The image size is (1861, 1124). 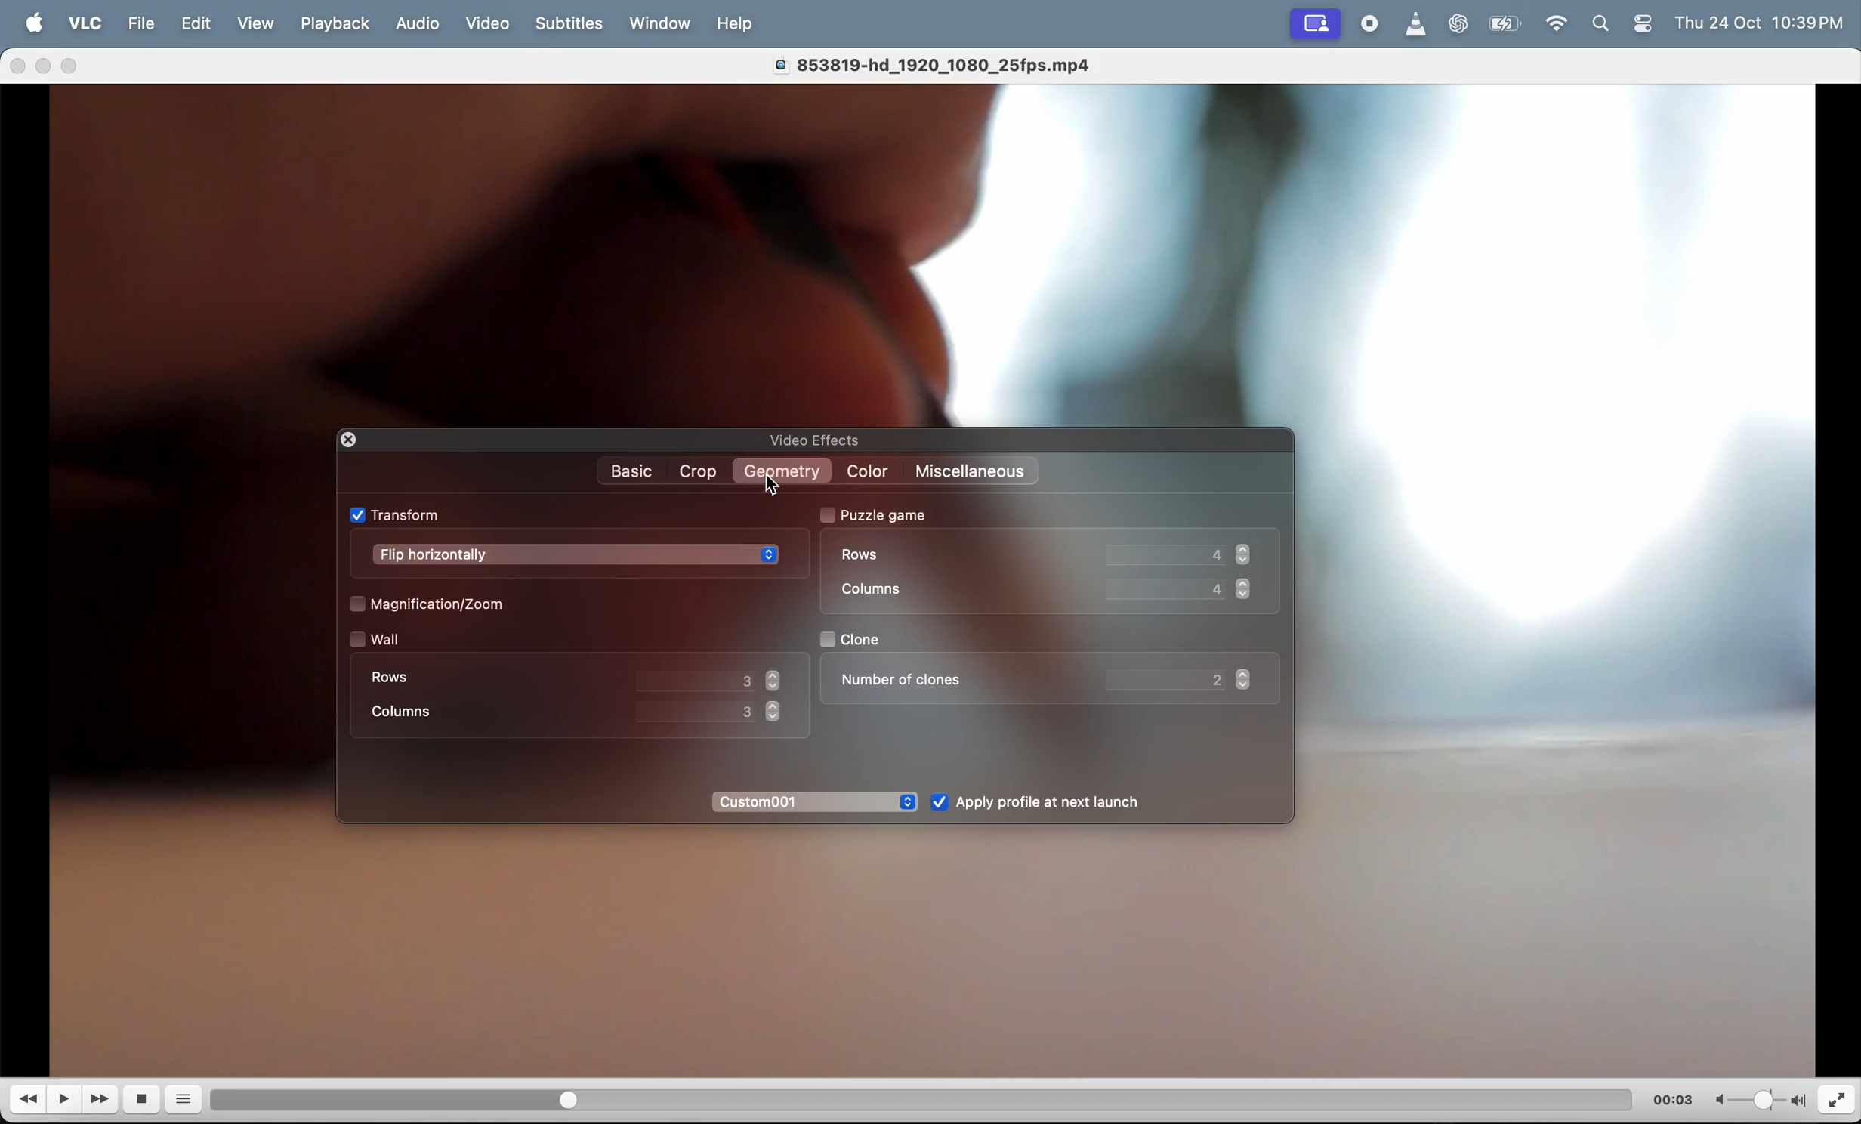 I want to click on recording window, so click(x=1318, y=22).